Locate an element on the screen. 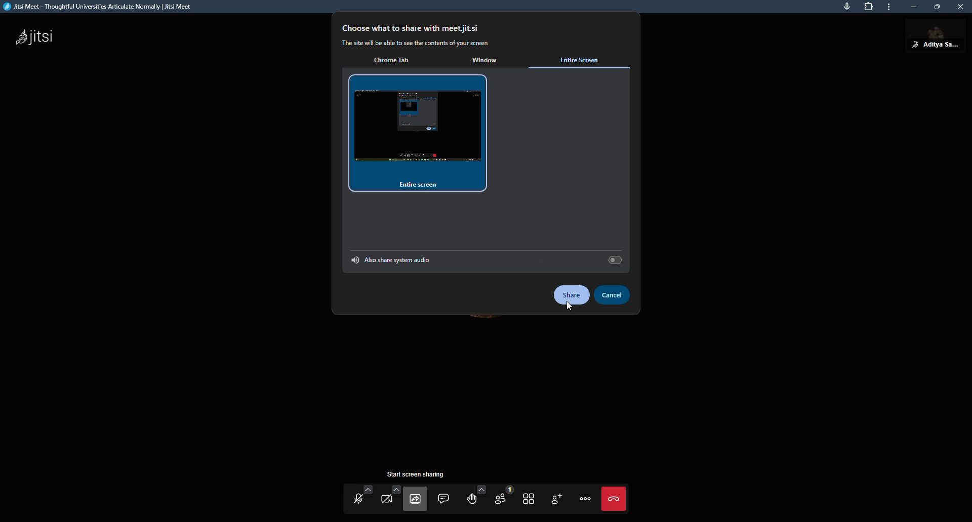  entire screen is located at coordinates (419, 123).